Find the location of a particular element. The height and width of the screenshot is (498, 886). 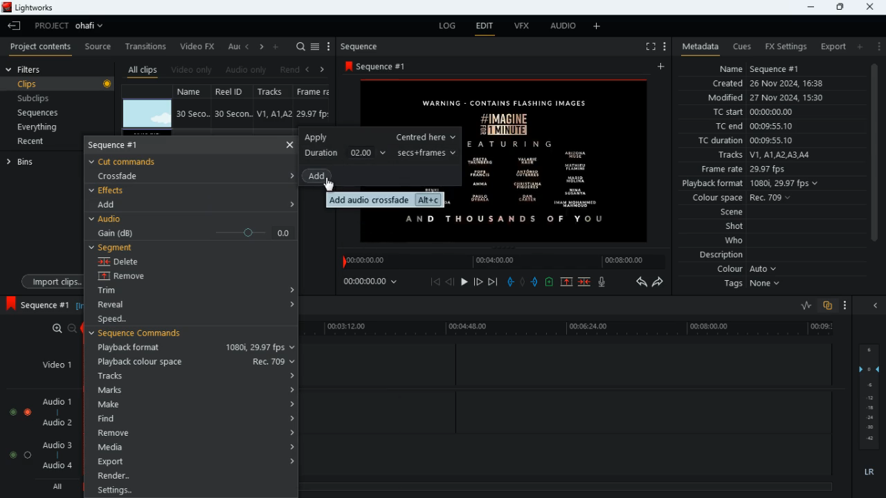

more is located at coordinates (846, 306).